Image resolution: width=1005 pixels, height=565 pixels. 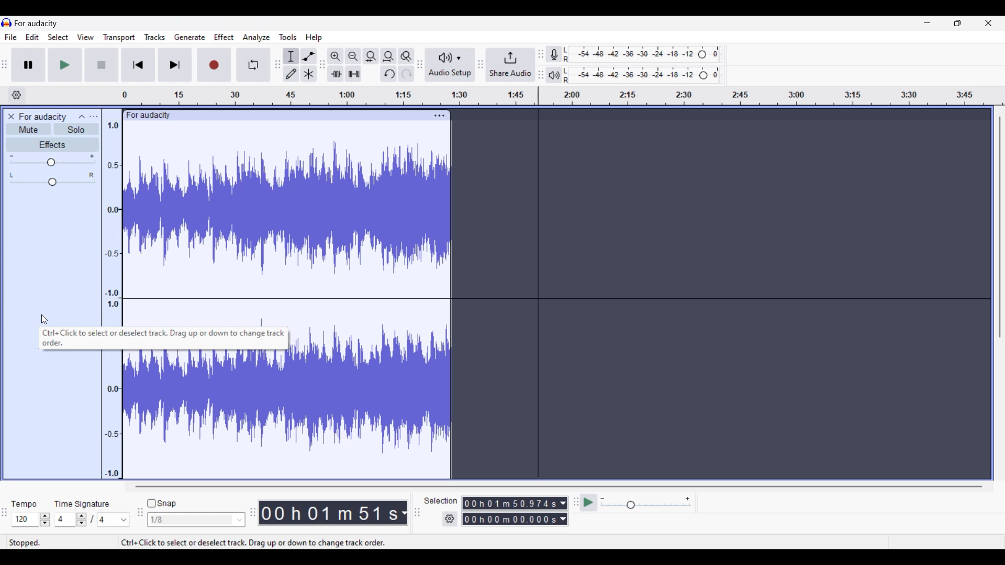 What do you see at coordinates (162, 503) in the screenshot?
I see `Snap toggle` at bounding box center [162, 503].